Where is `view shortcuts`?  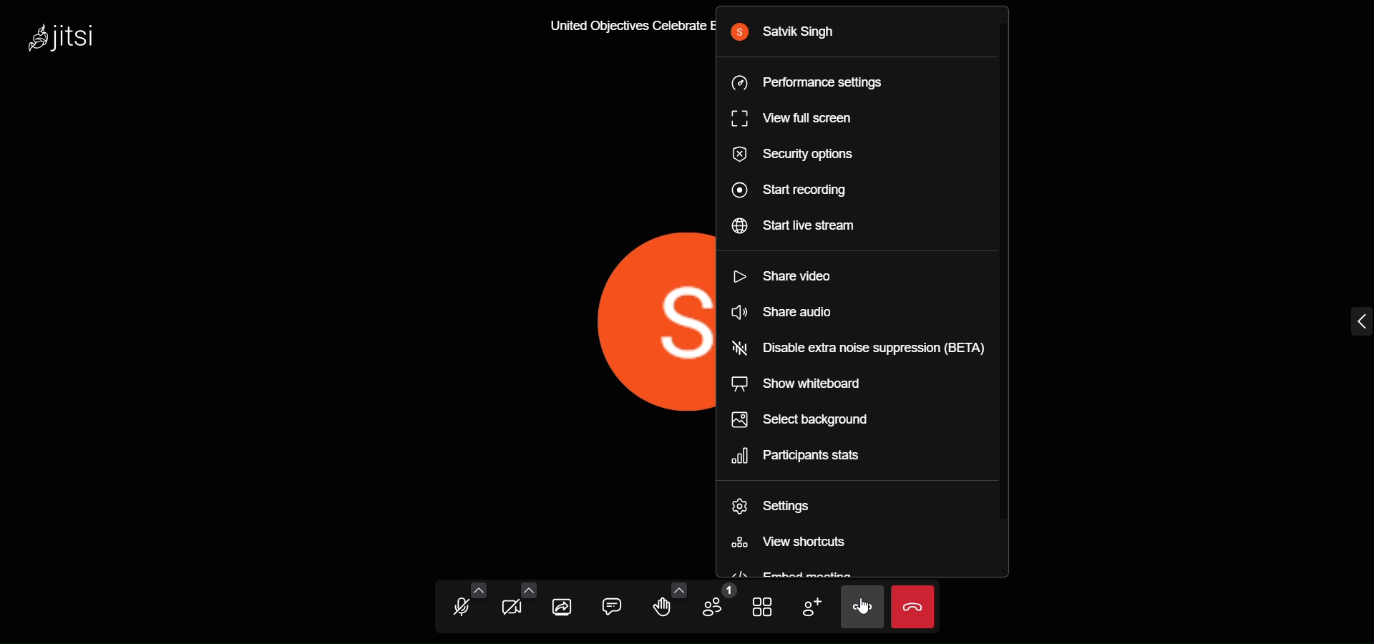
view shortcuts is located at coordinates (819, 542).